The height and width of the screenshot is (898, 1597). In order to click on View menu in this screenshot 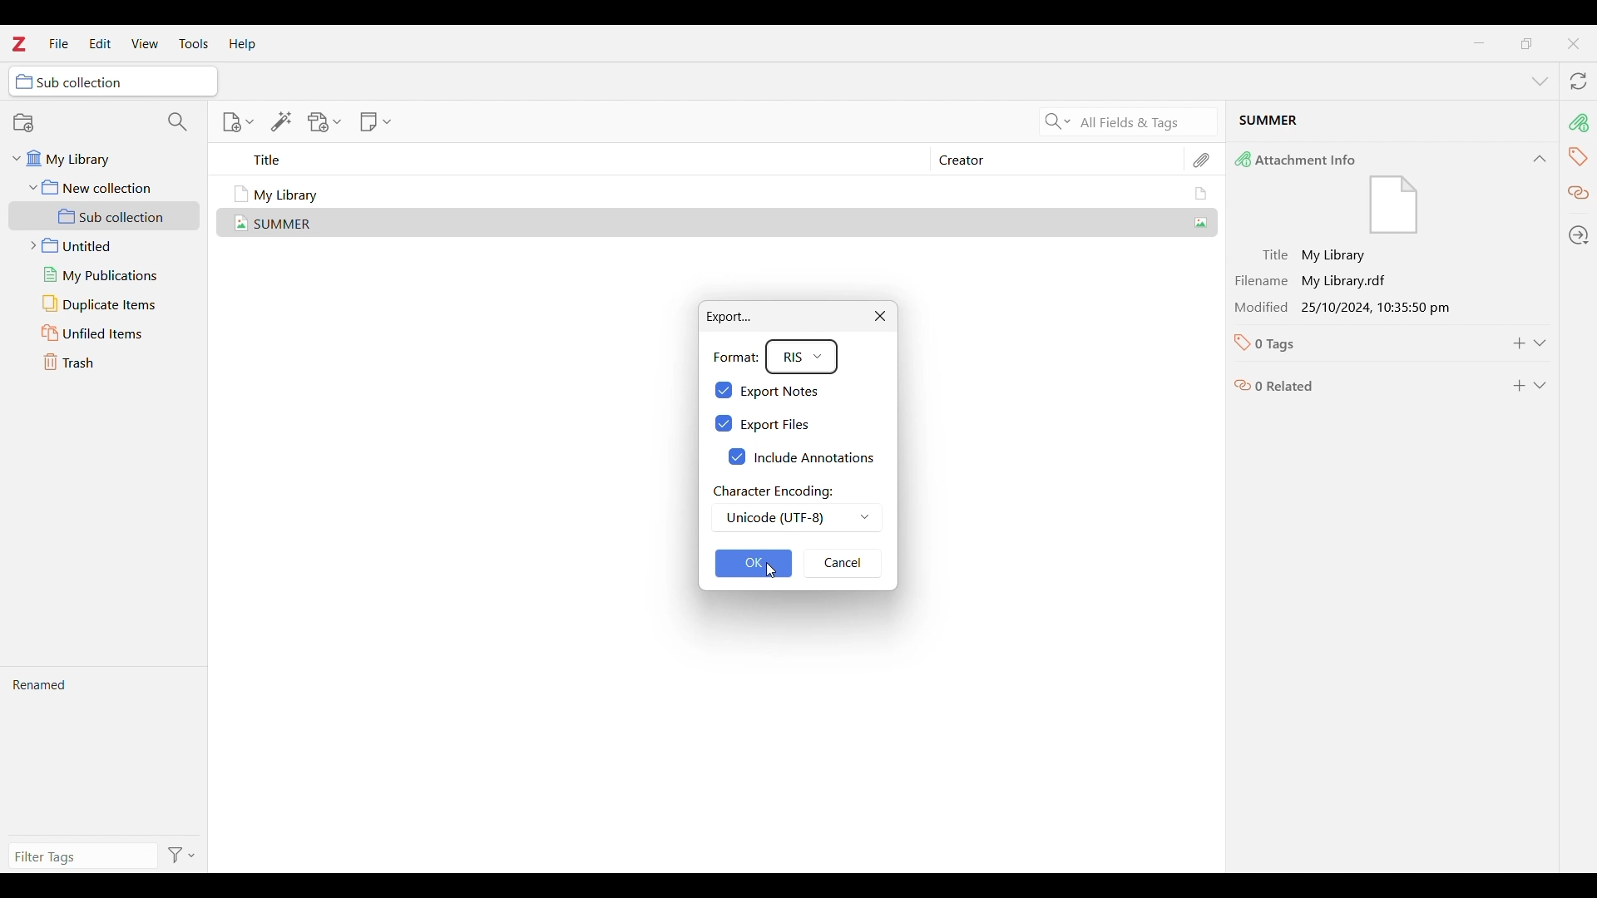, I will do `click(145, 42)`.